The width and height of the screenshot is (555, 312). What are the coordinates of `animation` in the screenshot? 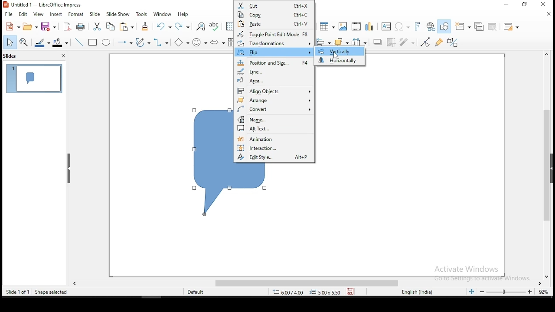 It's located at (274, 138).